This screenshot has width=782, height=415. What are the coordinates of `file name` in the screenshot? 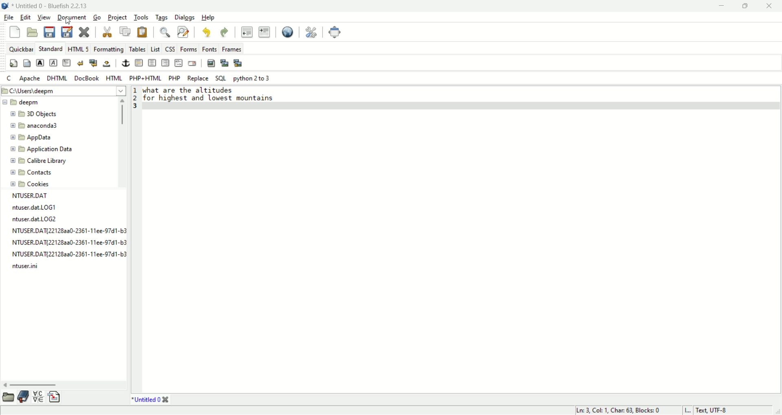 It's located at (69, 255).